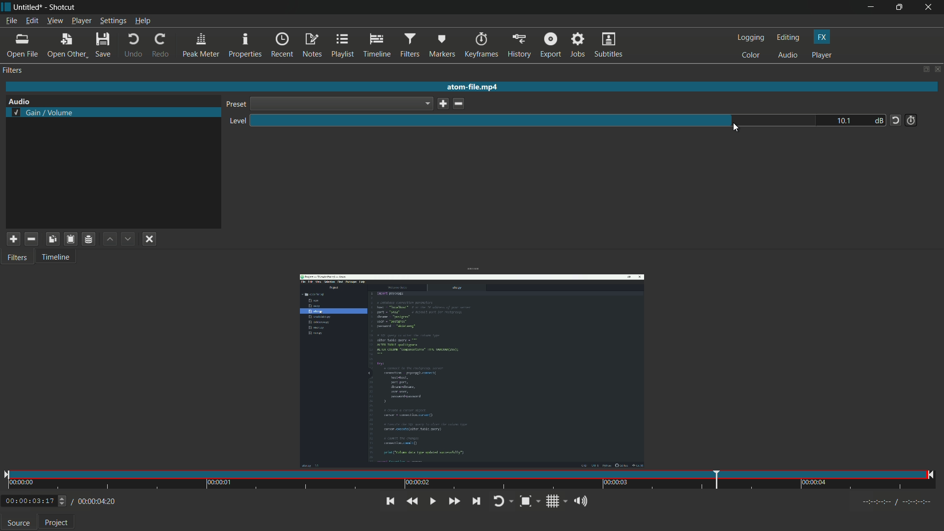 This screenshot has height=531, width=944. What do you see at coordinates (95, 500) in the screenshot?
I see `/00:00:04:20(total time)` at bounding box center [95, 500].